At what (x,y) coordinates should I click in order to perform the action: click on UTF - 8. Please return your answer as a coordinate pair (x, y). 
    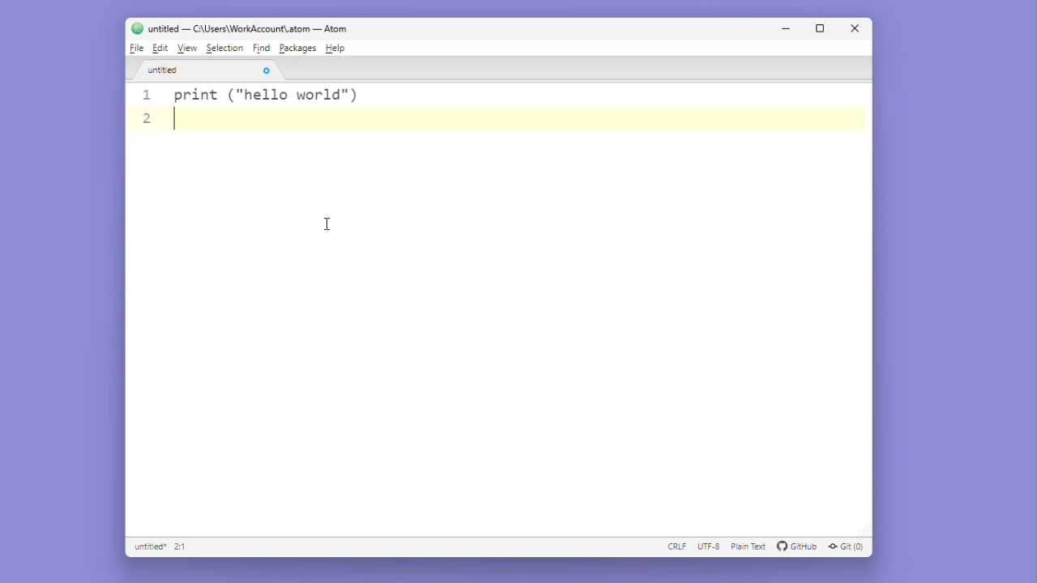
    Looking at the image, I should click on (709, 547).